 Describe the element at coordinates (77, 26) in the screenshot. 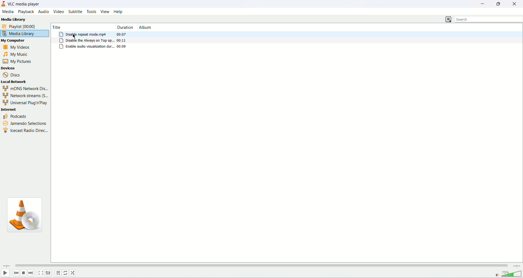

I see `title` at that location.